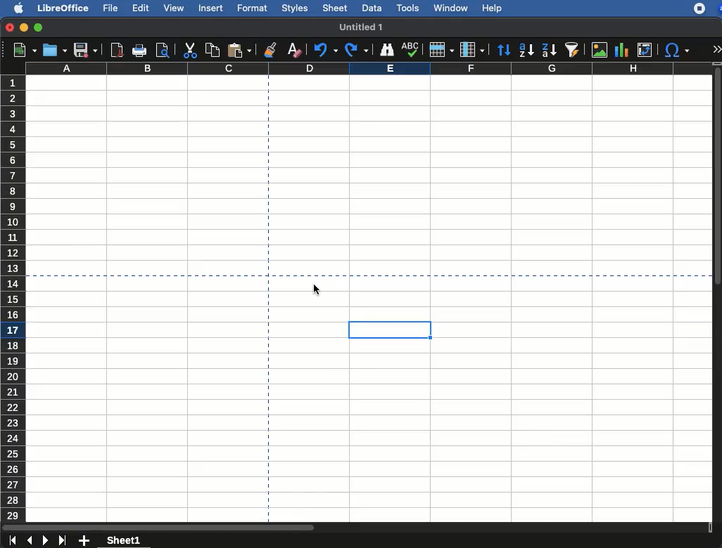  Describe the element at coordinates (573, 50) in the screenshot. I see `autofilter` at that location.